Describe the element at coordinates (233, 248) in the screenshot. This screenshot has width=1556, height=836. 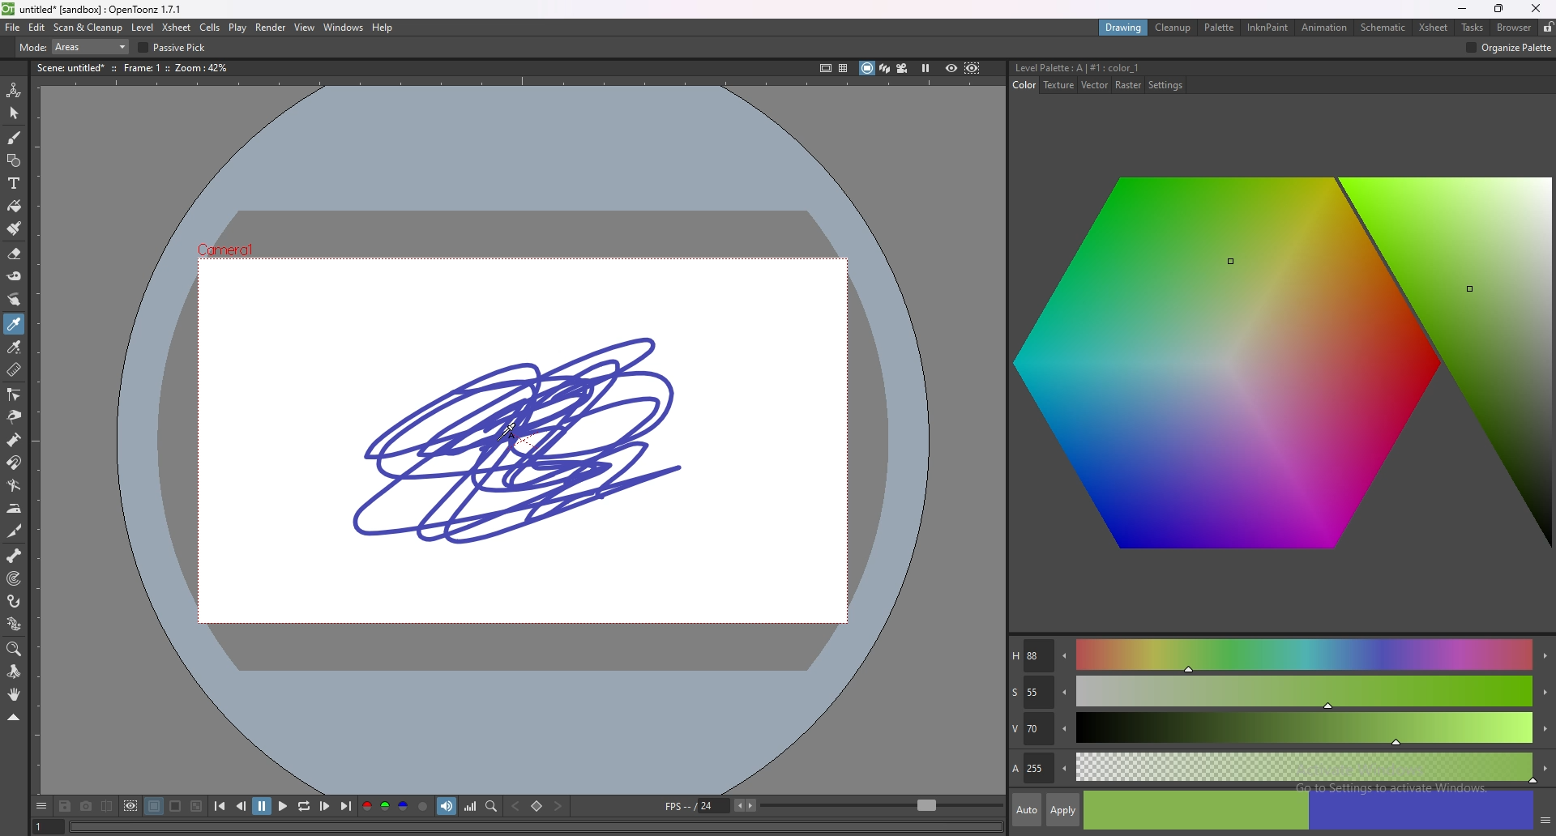
I see `camera1` at that location.